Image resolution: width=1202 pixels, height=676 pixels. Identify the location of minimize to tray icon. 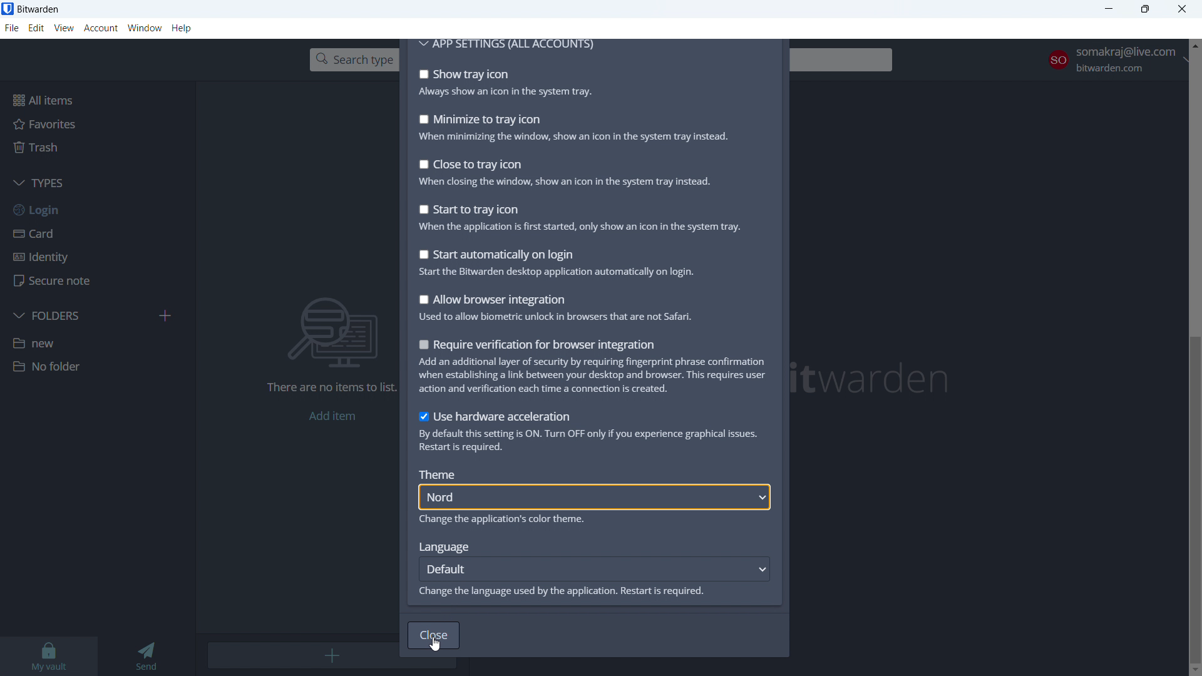
(588, 128).